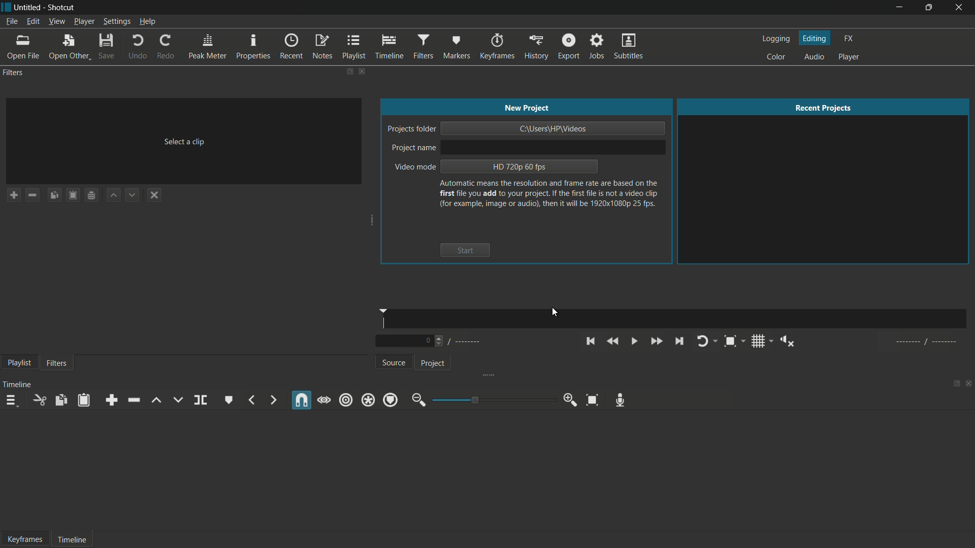 The image size is (975, 548). I want to click on filters, so click(56, 364).